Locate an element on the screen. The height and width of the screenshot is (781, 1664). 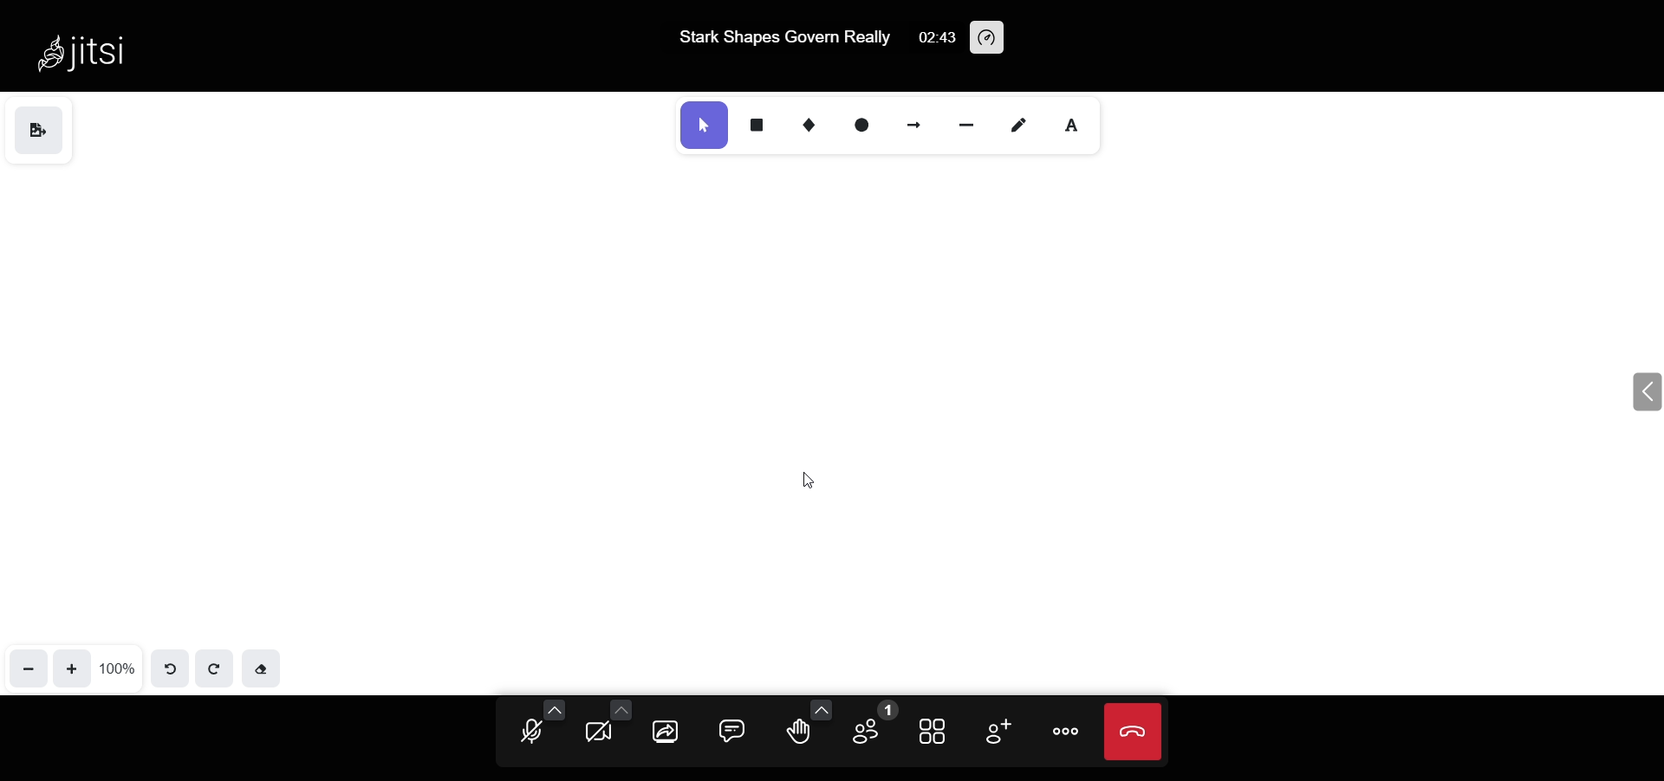
chat is located at coordinates (735, 730).